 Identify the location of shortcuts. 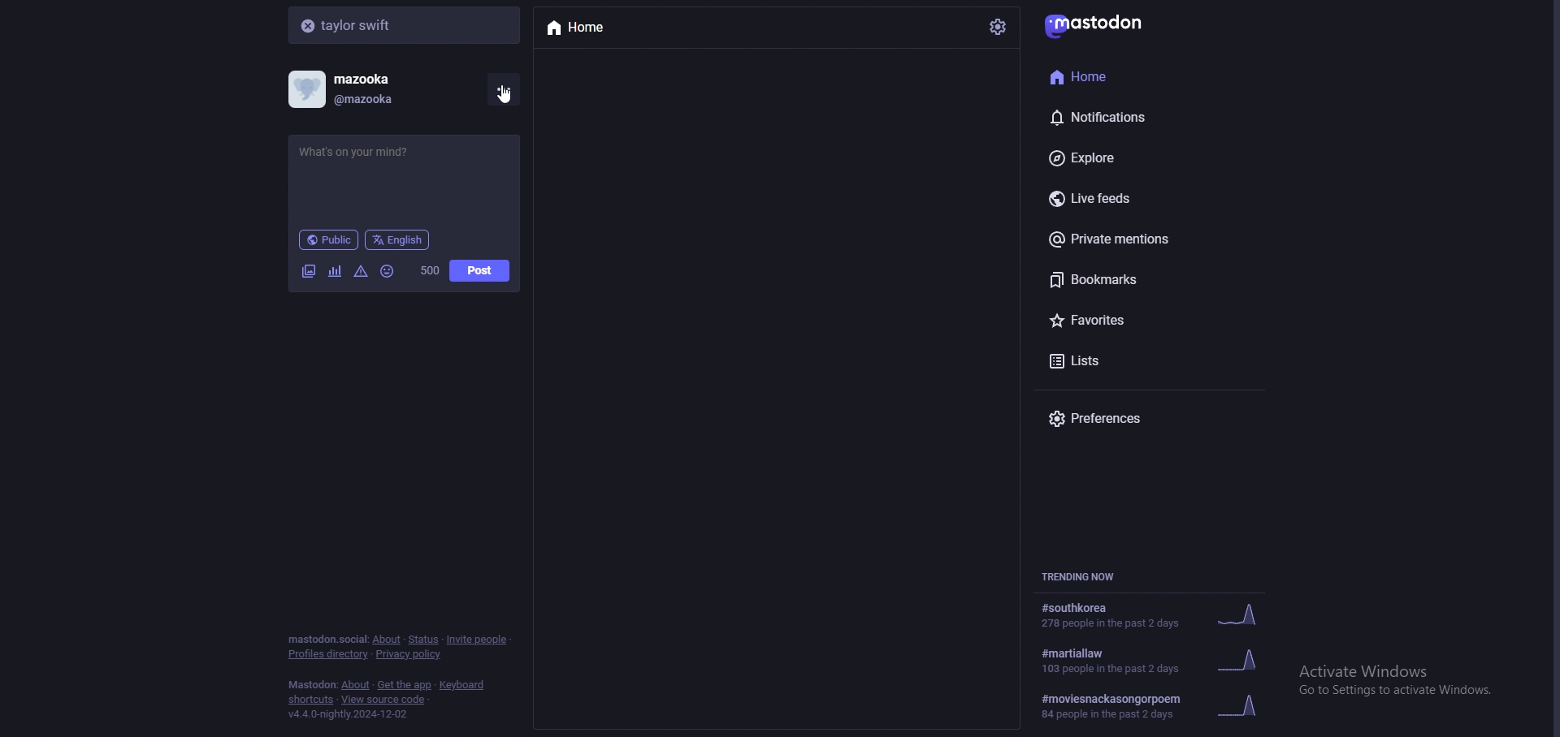
(311, 700).